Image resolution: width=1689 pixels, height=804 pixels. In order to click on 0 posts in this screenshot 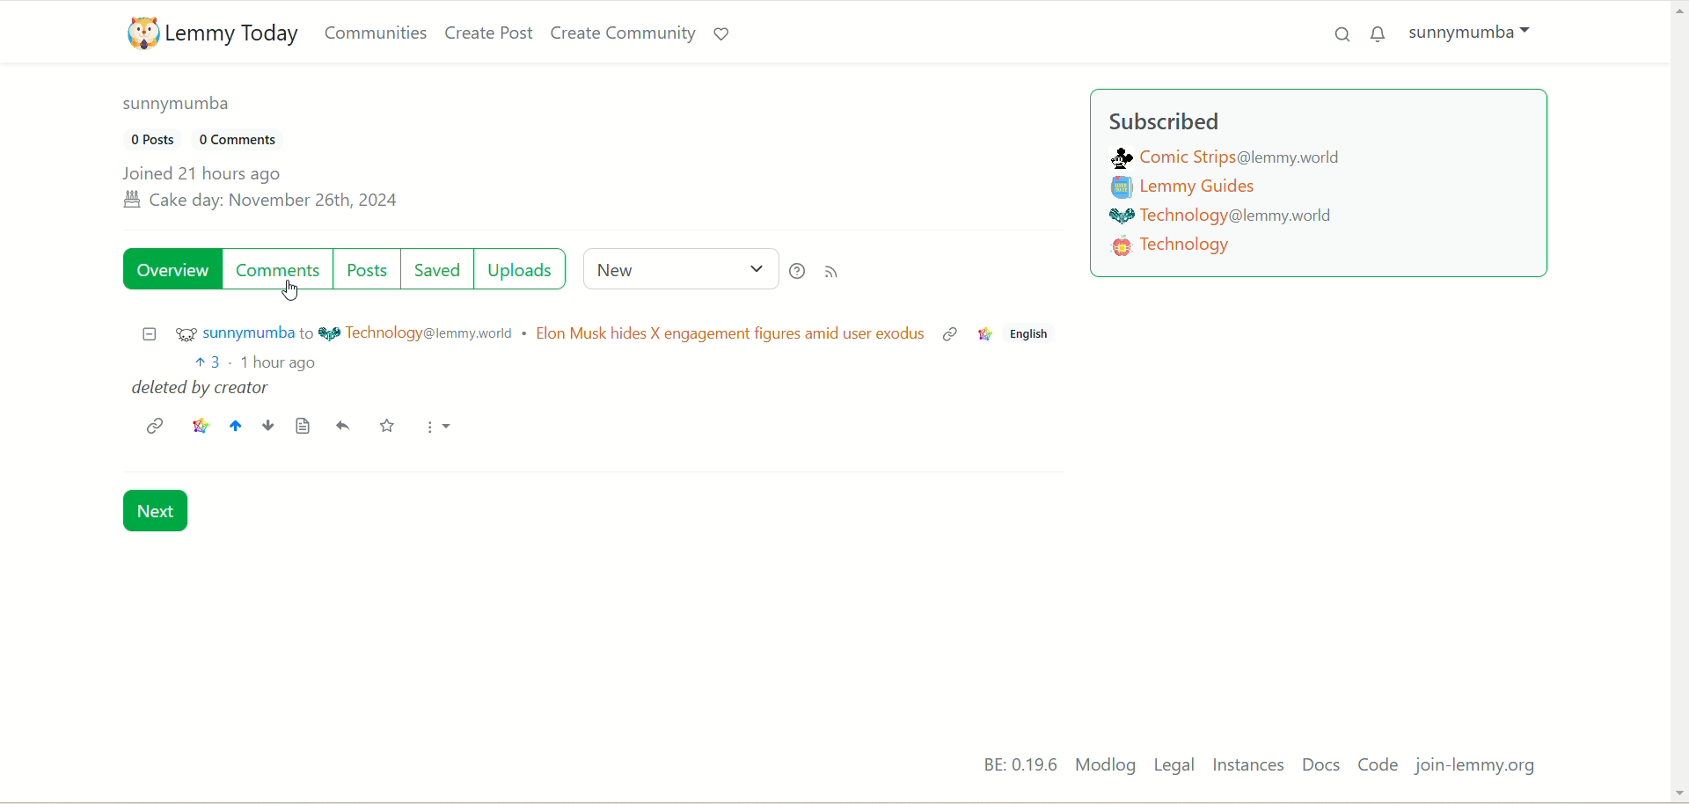, I will do `click(152, 138)`.